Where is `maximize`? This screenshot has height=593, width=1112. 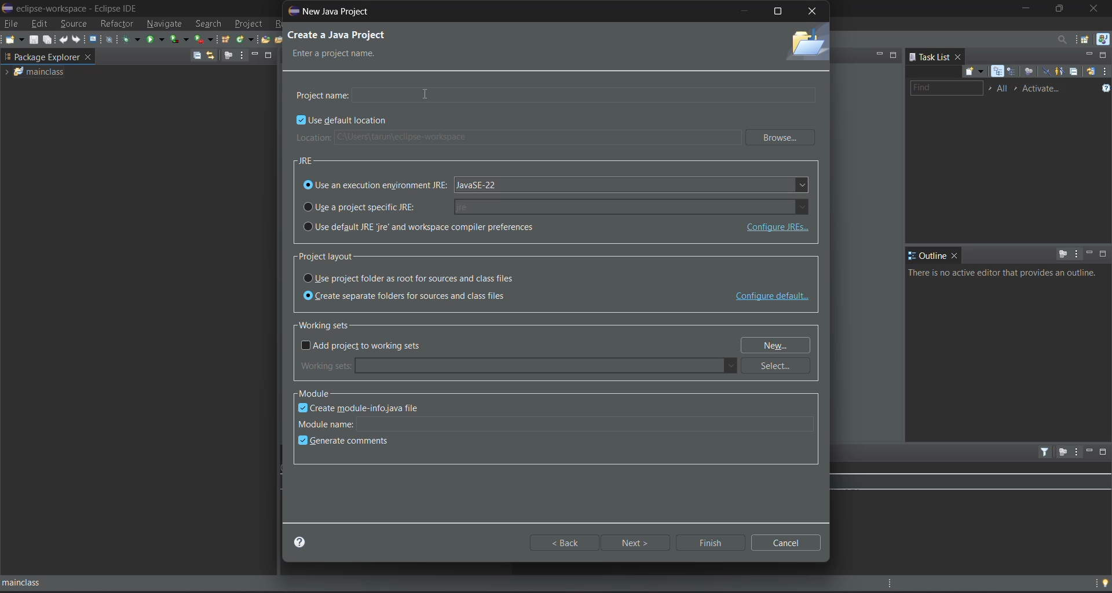
maximize is located at coordinates (894, 54).